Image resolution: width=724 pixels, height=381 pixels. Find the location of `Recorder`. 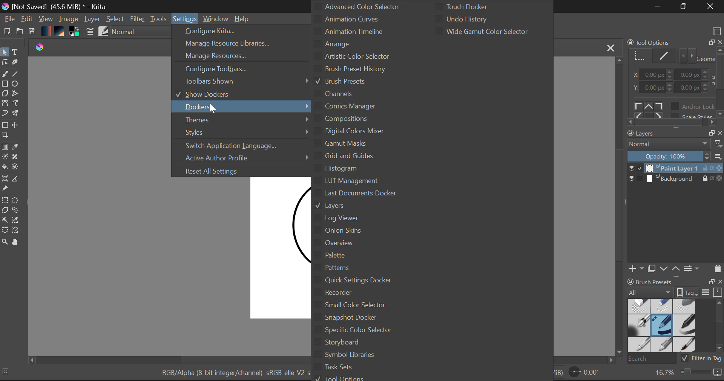

Recorder is located at coordinates (363, 293).